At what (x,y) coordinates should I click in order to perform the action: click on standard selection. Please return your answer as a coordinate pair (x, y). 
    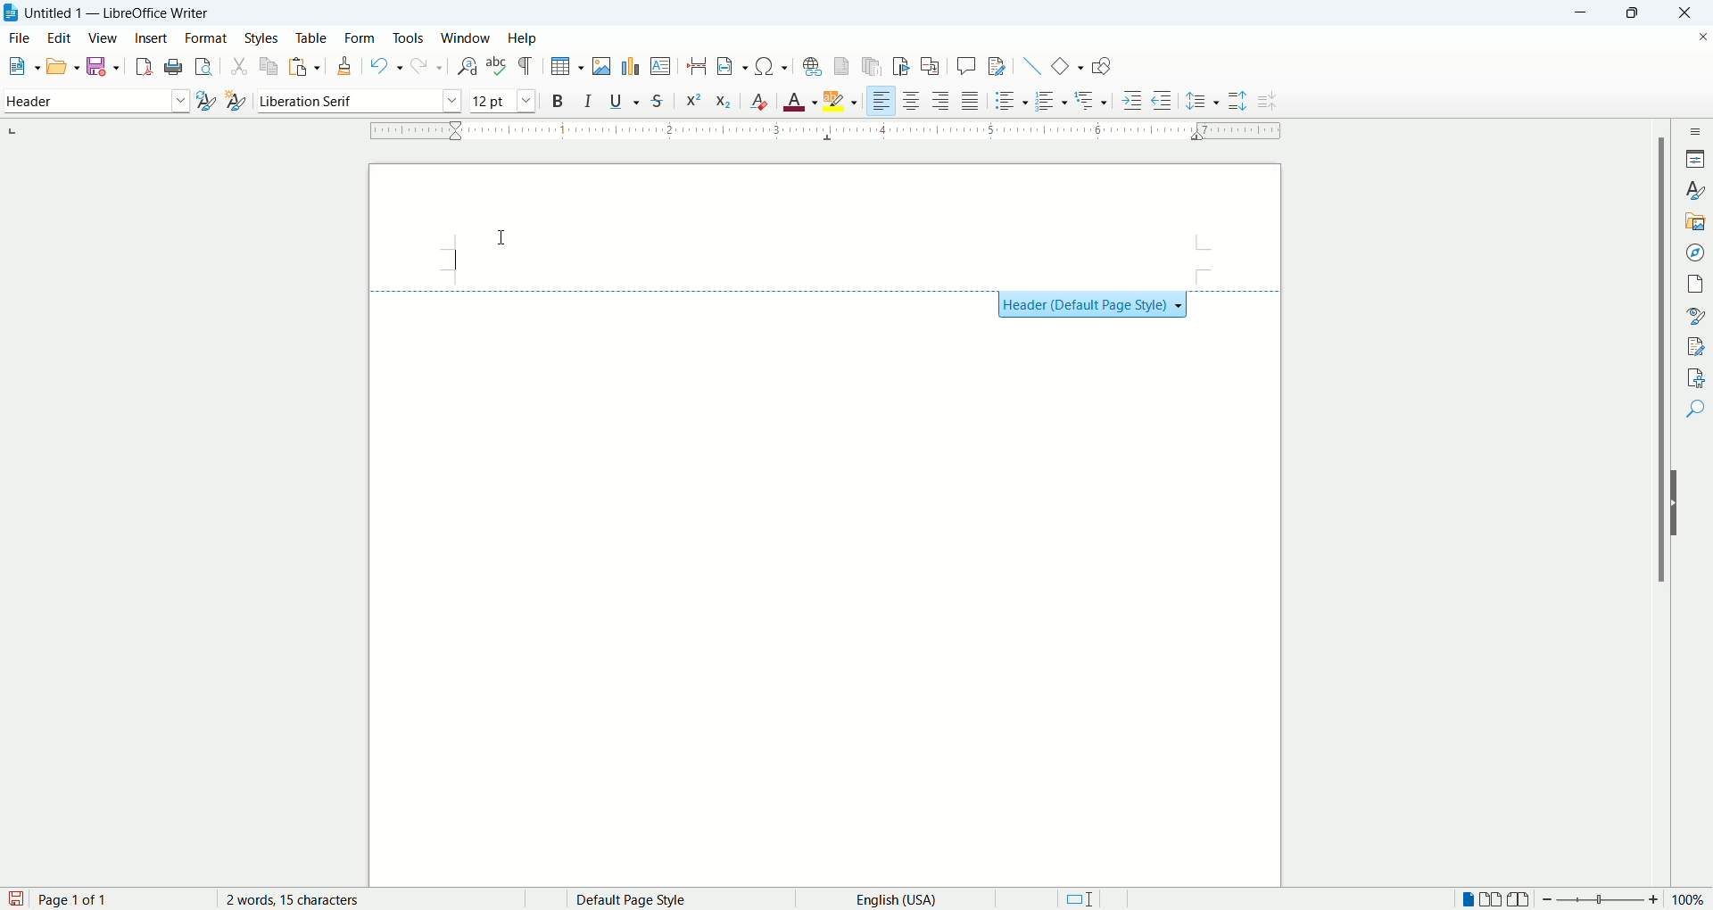
    Looking at the image, I should click on (1079, 898).